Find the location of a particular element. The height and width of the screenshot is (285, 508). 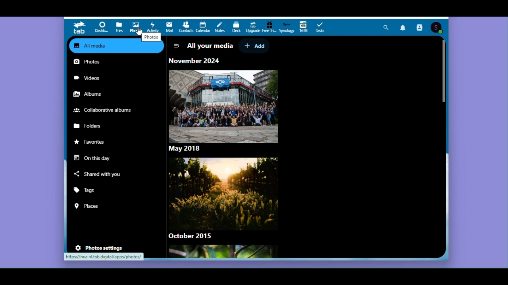

Albums is located at coordinates (91, 95).